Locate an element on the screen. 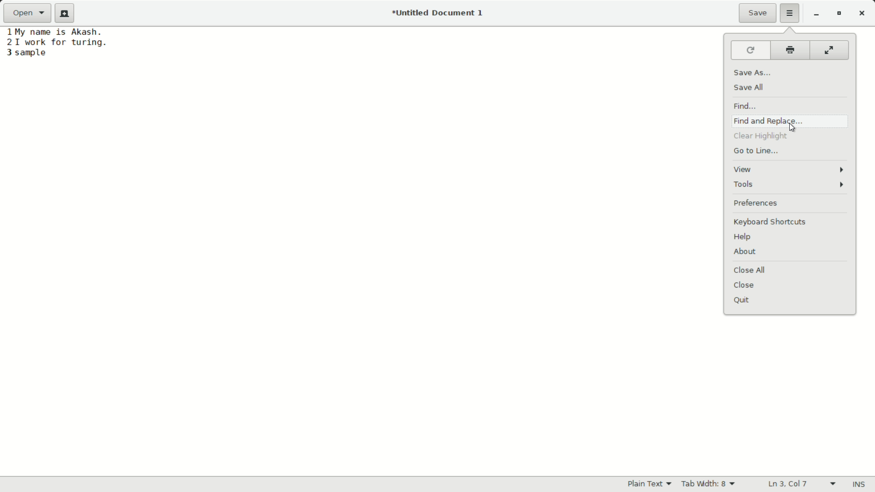 This screenshot has height=492, width=875. lines and columns is located at coordinates (800, 484).